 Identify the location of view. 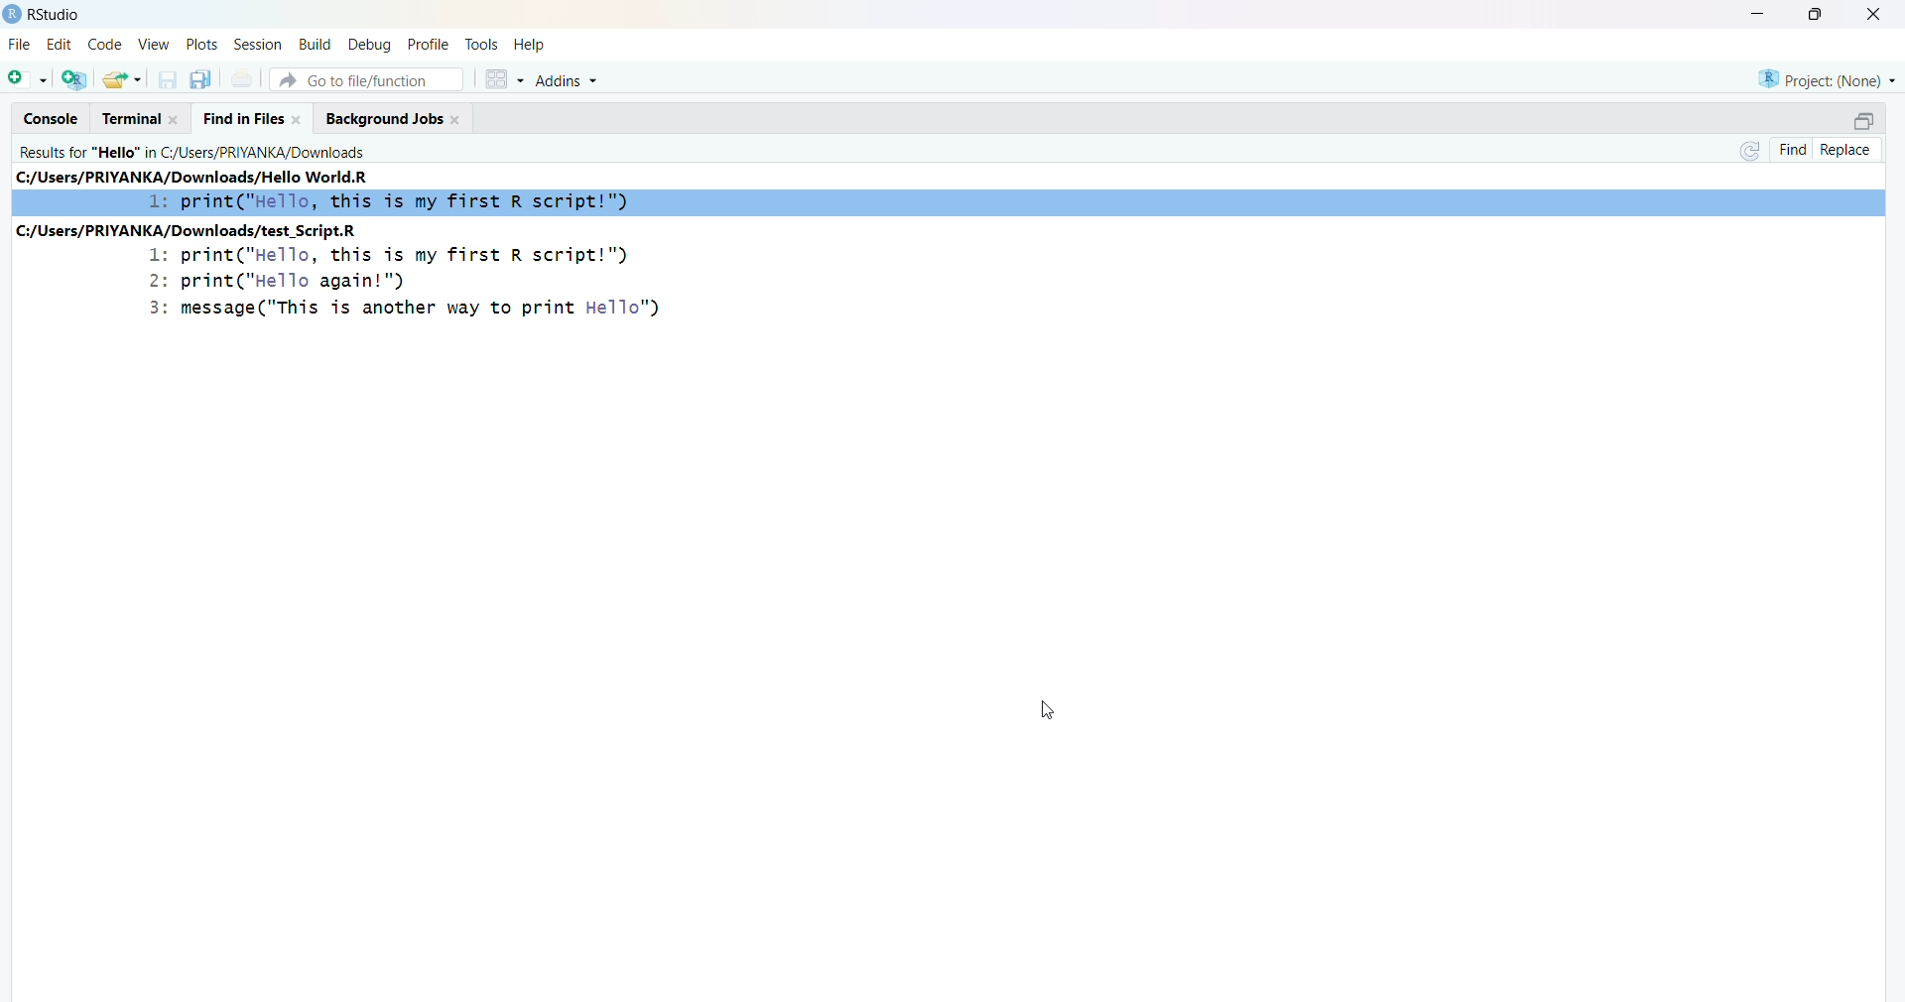
(154, 43).